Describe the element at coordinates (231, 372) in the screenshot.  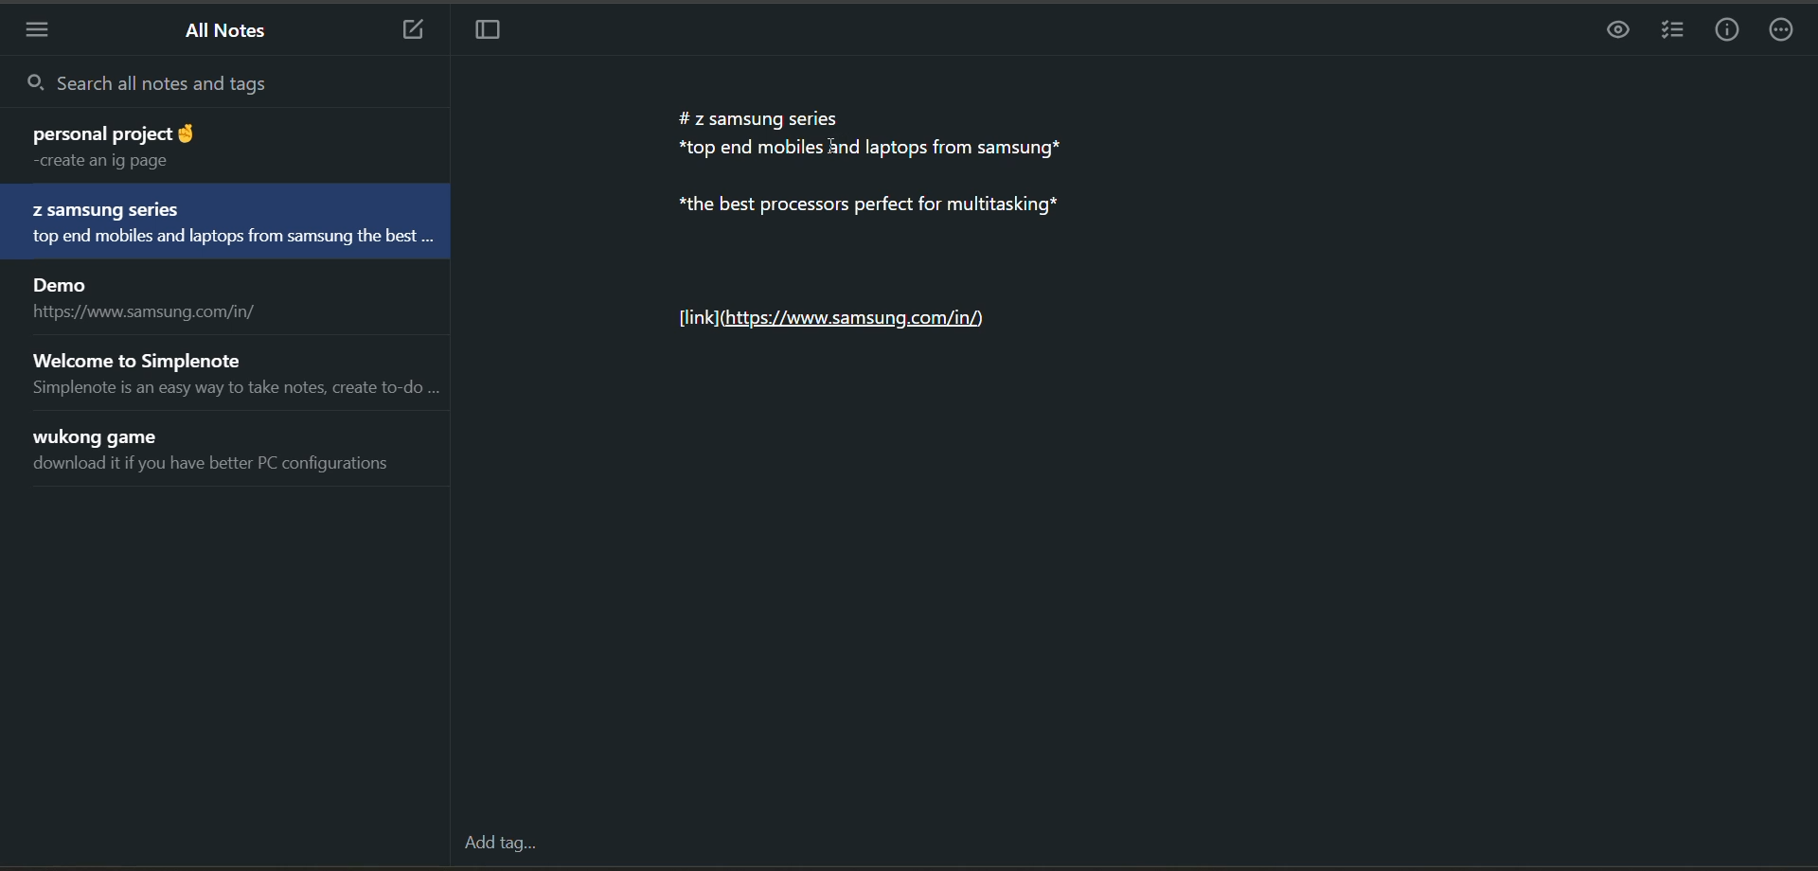
I see `note title and preview` at that location.